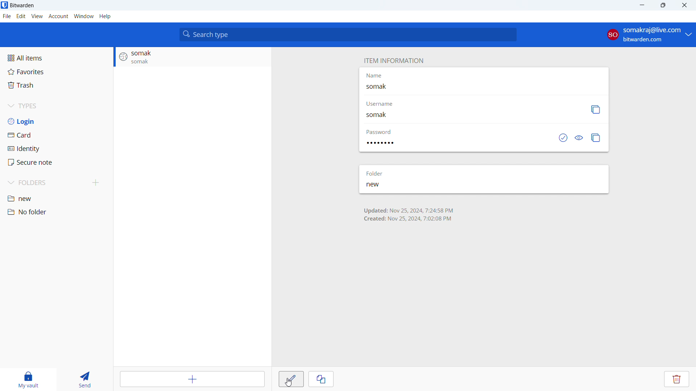  I want to click on copy usdername, so click(595, 109).